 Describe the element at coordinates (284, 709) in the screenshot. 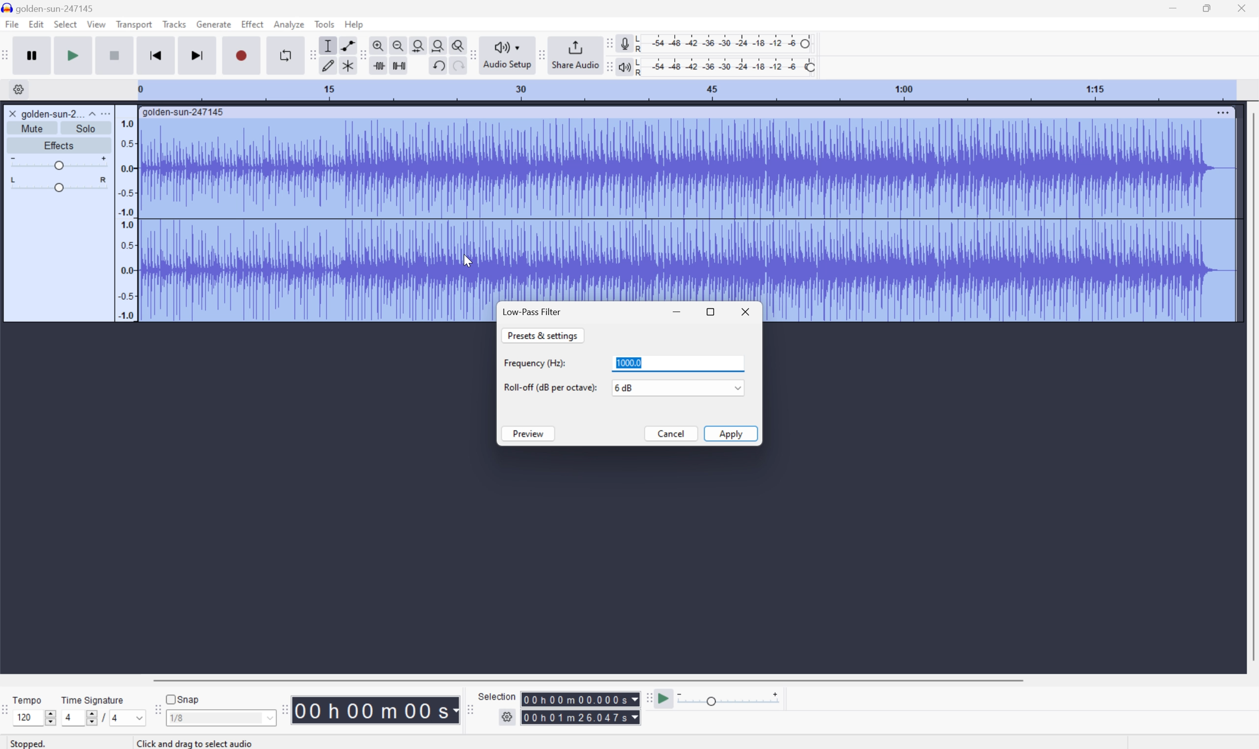

I see `Audacity toolbar` at that location.